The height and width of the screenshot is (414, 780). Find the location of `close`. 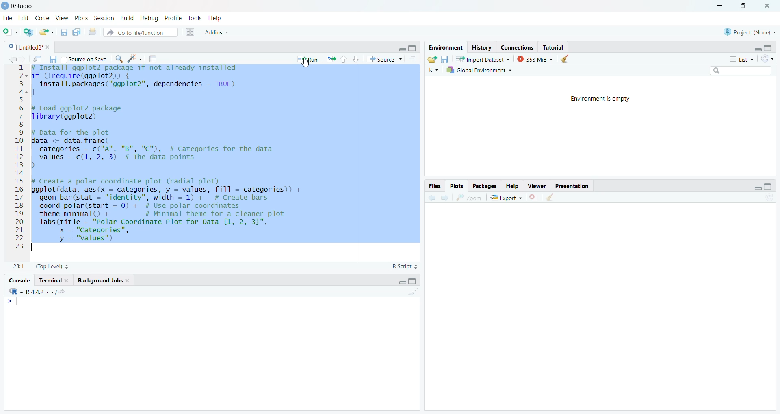

close is located at coordinates (764, 6).